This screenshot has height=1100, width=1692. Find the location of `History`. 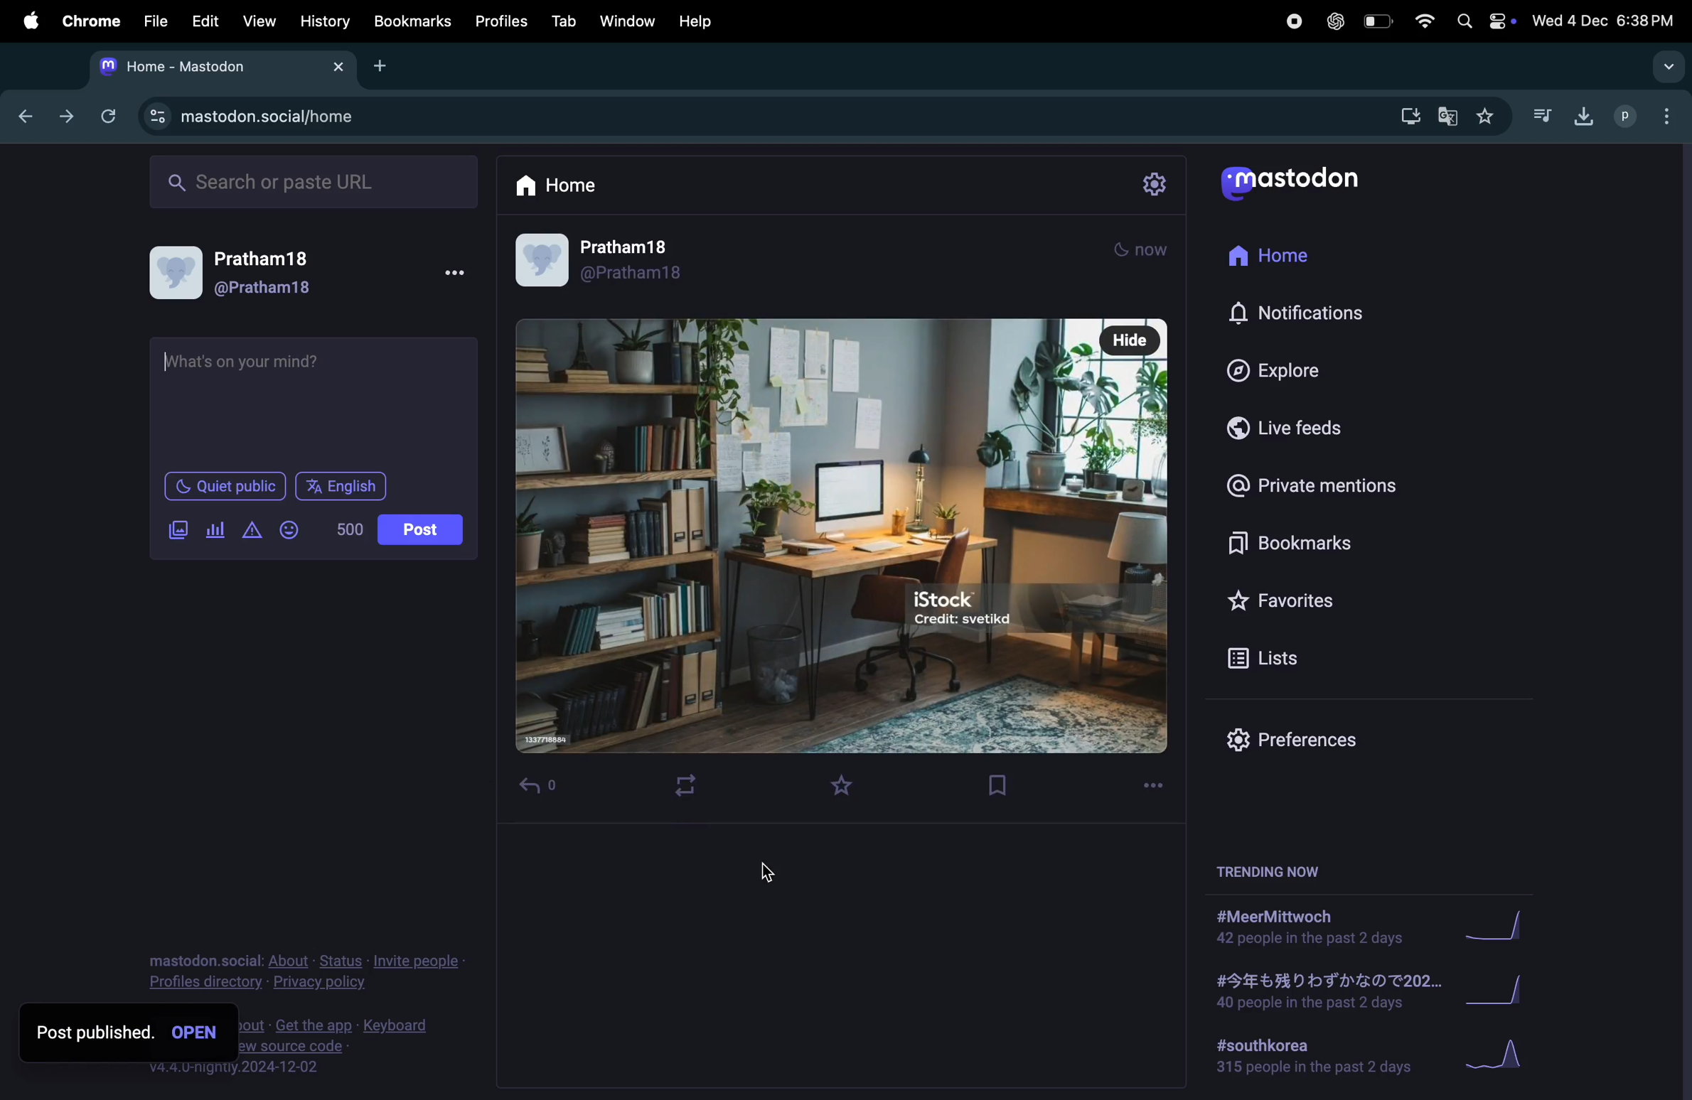

History is located at coordinates (320, 22).